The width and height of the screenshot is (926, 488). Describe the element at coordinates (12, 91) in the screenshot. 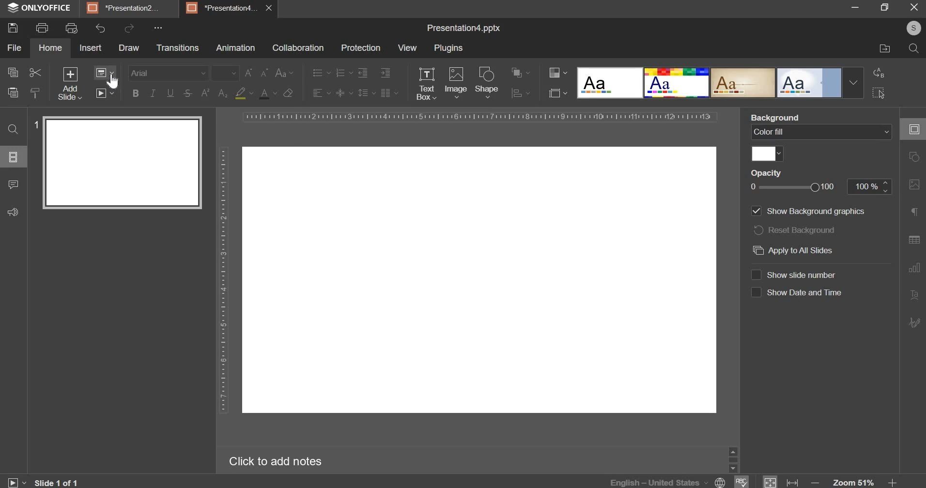

I see `paste` at that location.